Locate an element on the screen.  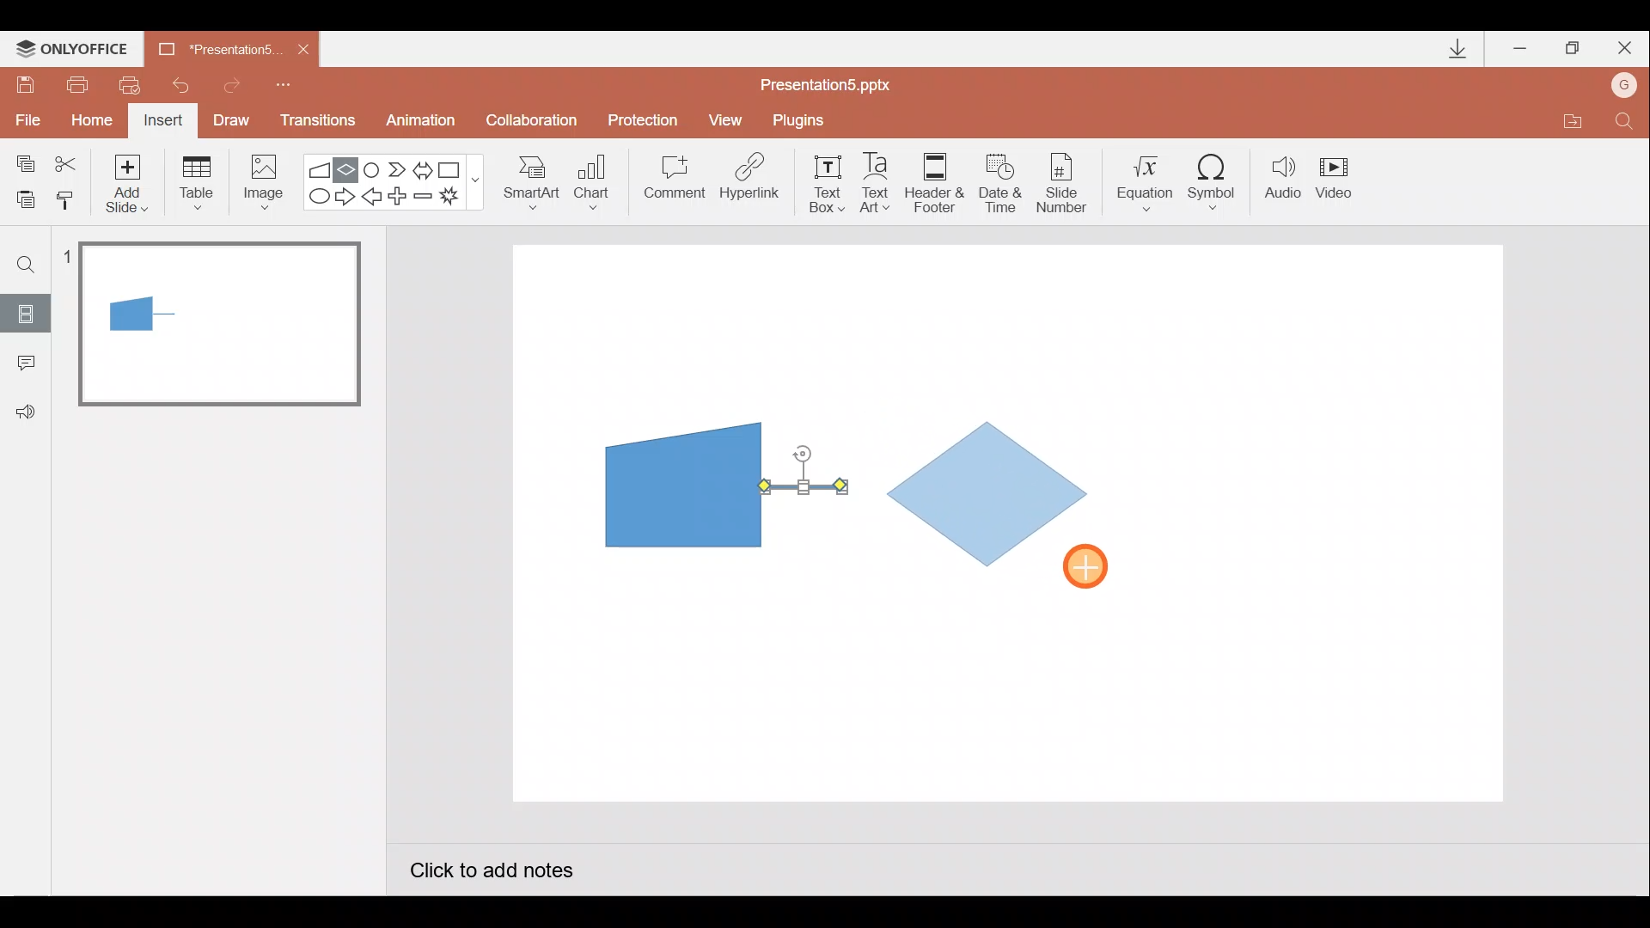
Copy style is located at coordinates (67, 198).